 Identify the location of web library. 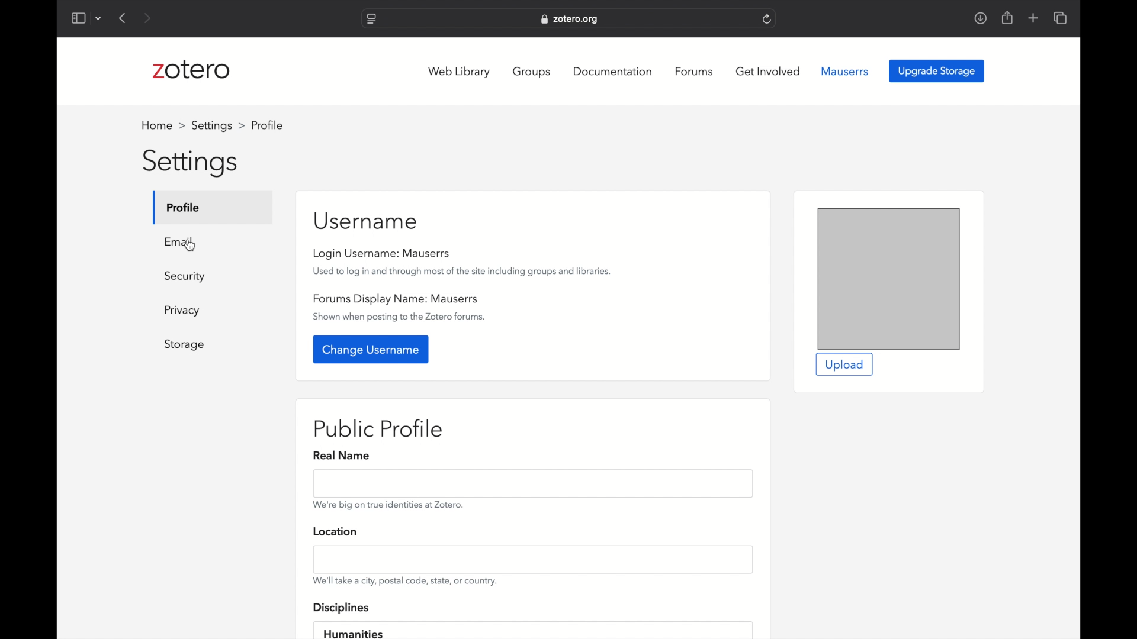
(461, 72).